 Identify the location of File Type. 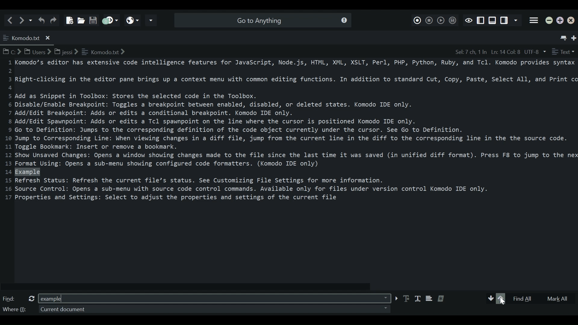
(563, 52).